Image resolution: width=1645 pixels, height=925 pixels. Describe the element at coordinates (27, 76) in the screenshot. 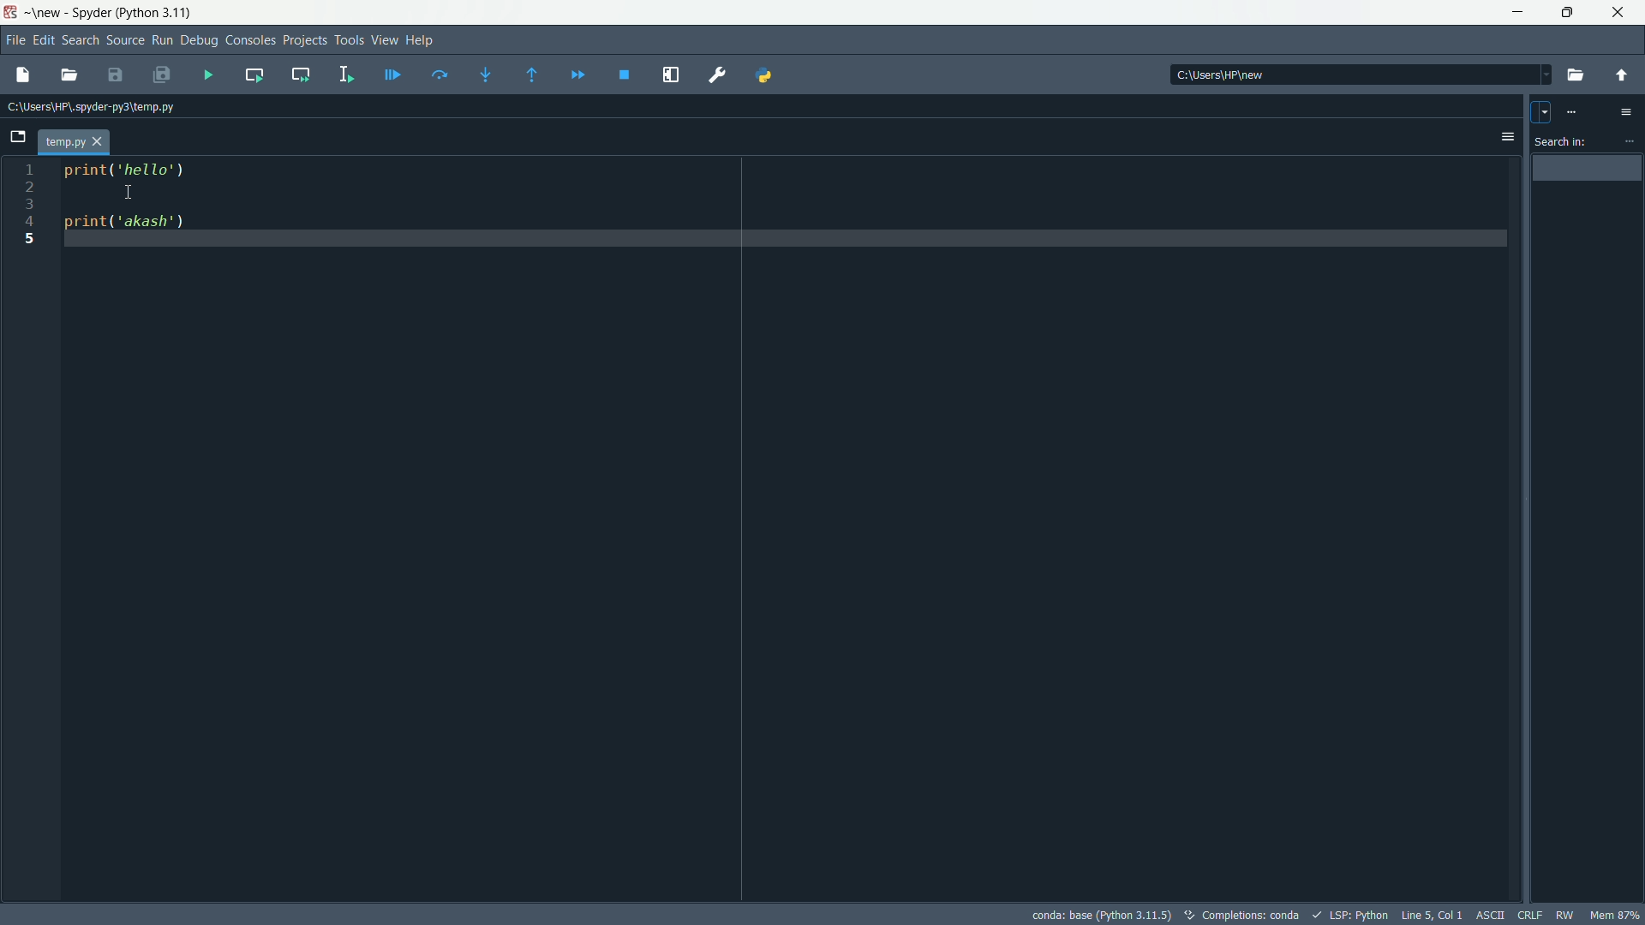

I see `new file` at that location.